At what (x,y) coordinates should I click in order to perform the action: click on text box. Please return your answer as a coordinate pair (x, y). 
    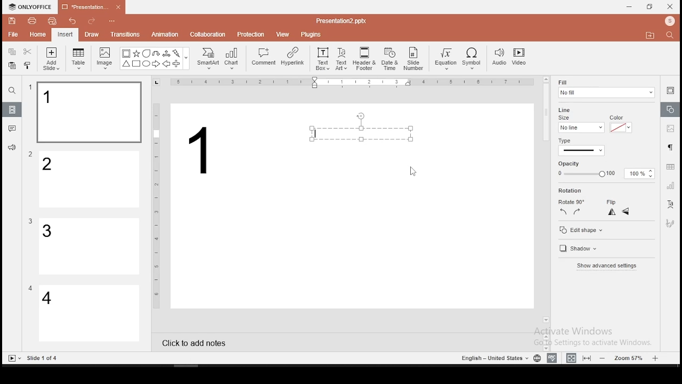
    Looking at the image, I should click on (362, 132).